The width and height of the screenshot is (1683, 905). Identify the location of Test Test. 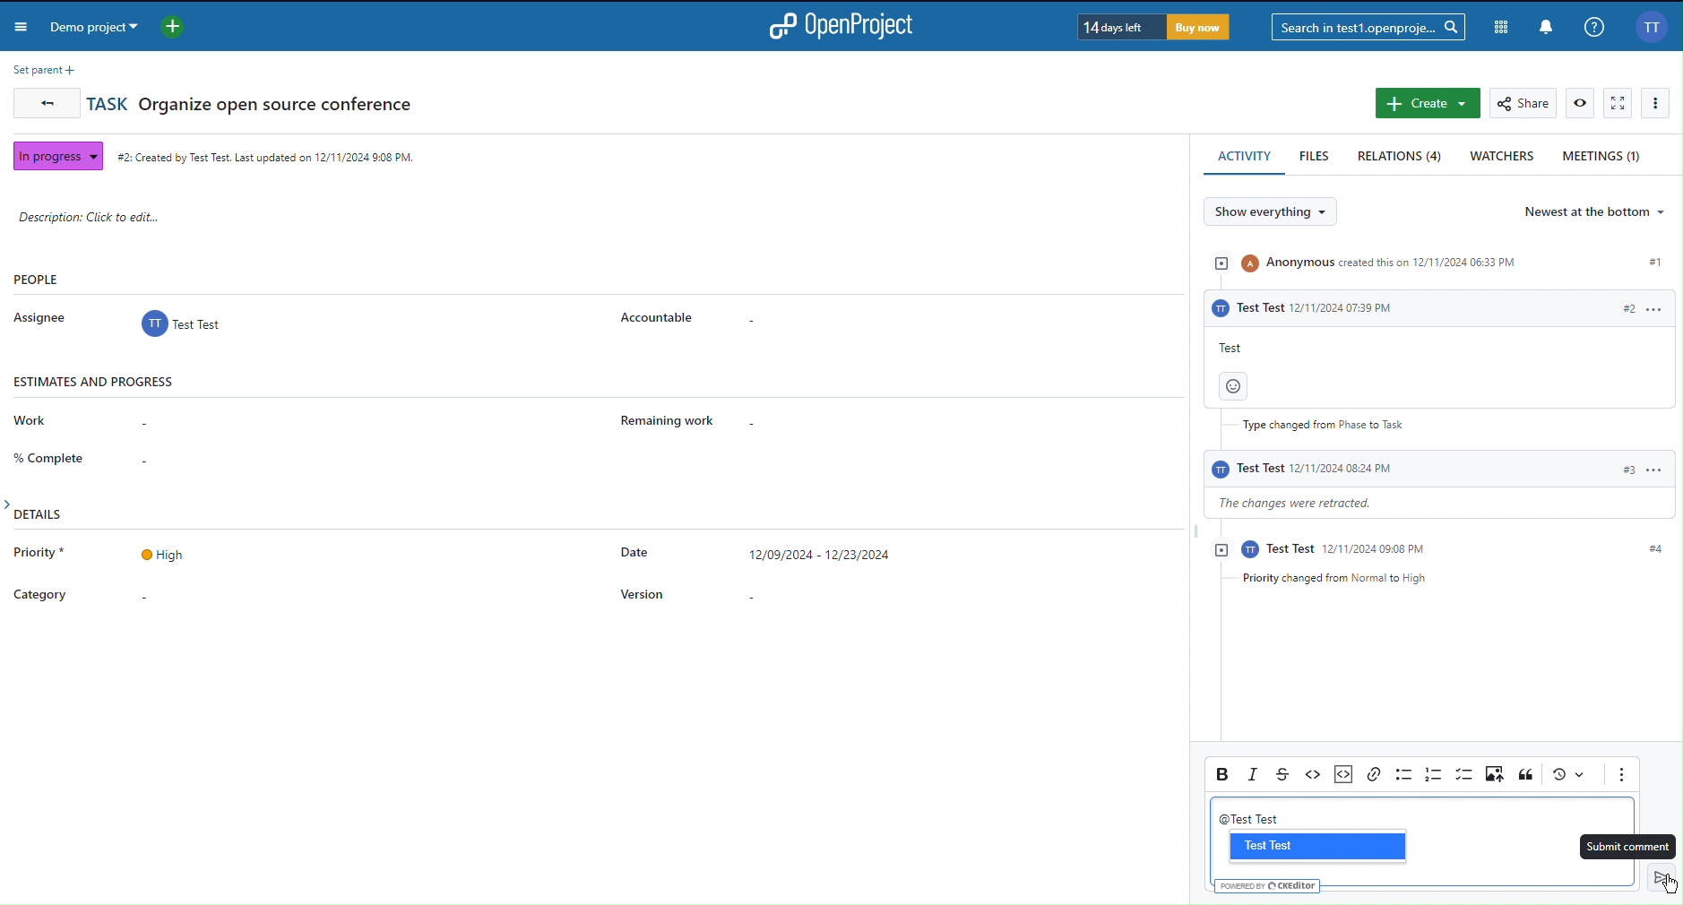
(1314, 847).